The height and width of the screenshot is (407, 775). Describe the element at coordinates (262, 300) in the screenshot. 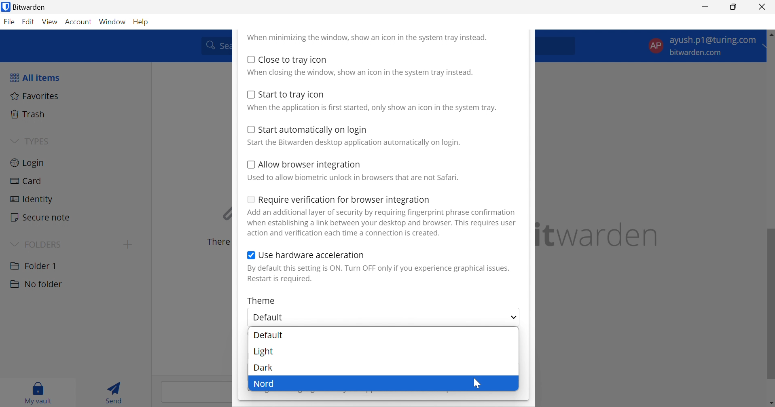

I see `Theme` at that location.